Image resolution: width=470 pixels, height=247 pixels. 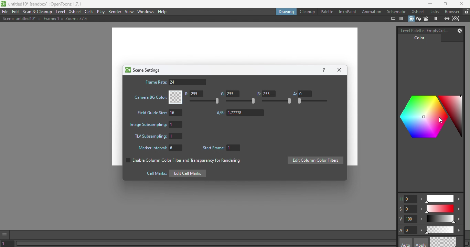 What do you see at coordinates (456, 18) in the screenshot?
I see `Sub-camera preview` at bounding box center [456, 18].